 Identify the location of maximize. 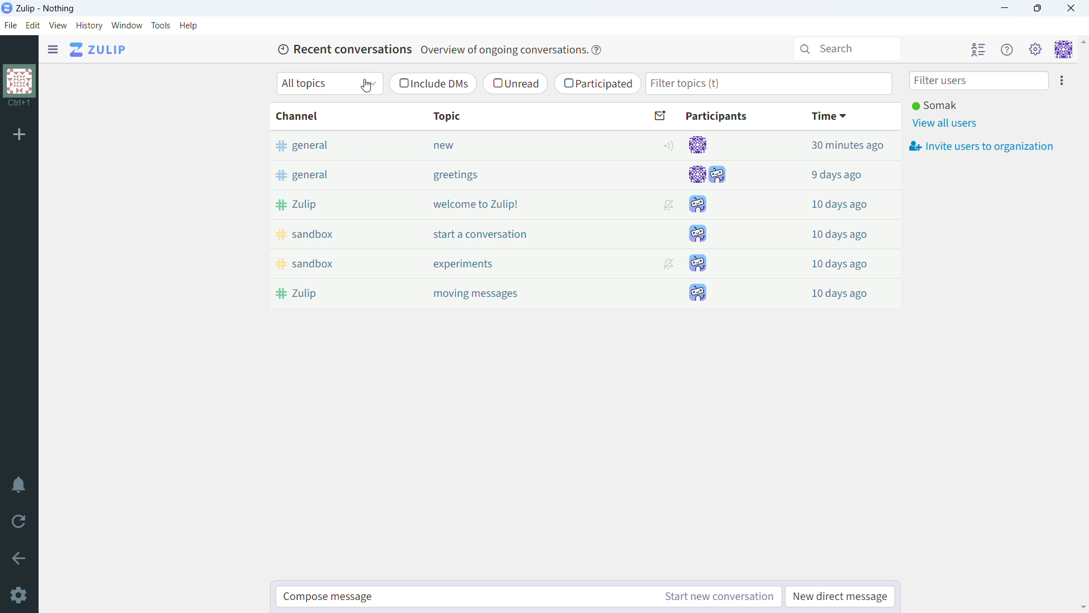
(1039, 8).